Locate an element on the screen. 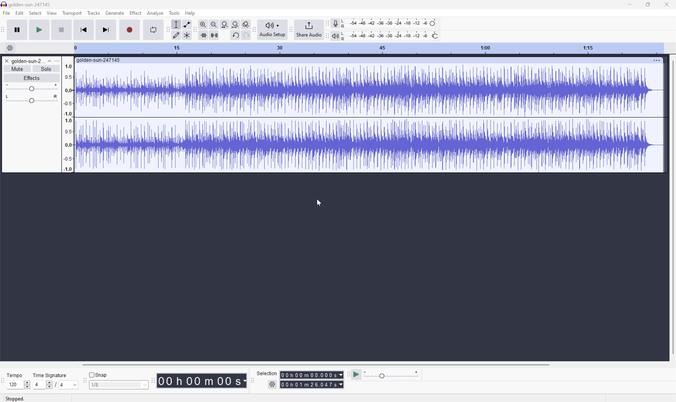  Edit is located at coordinates (19, 13).